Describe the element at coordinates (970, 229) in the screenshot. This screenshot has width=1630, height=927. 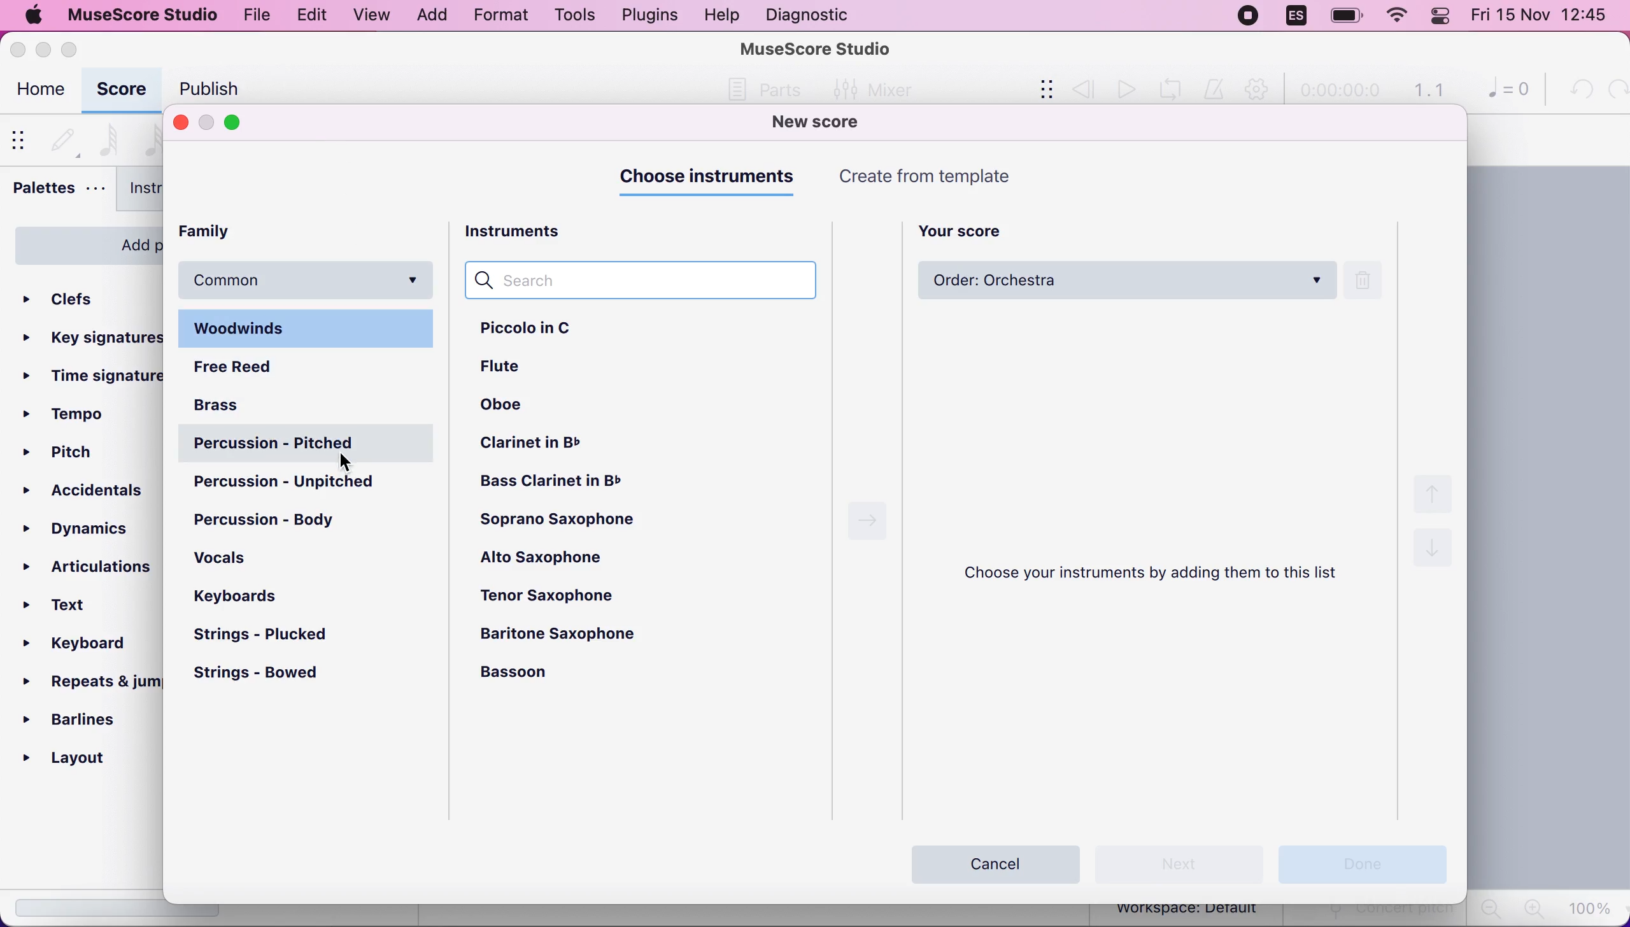
I see `your score` at that location.